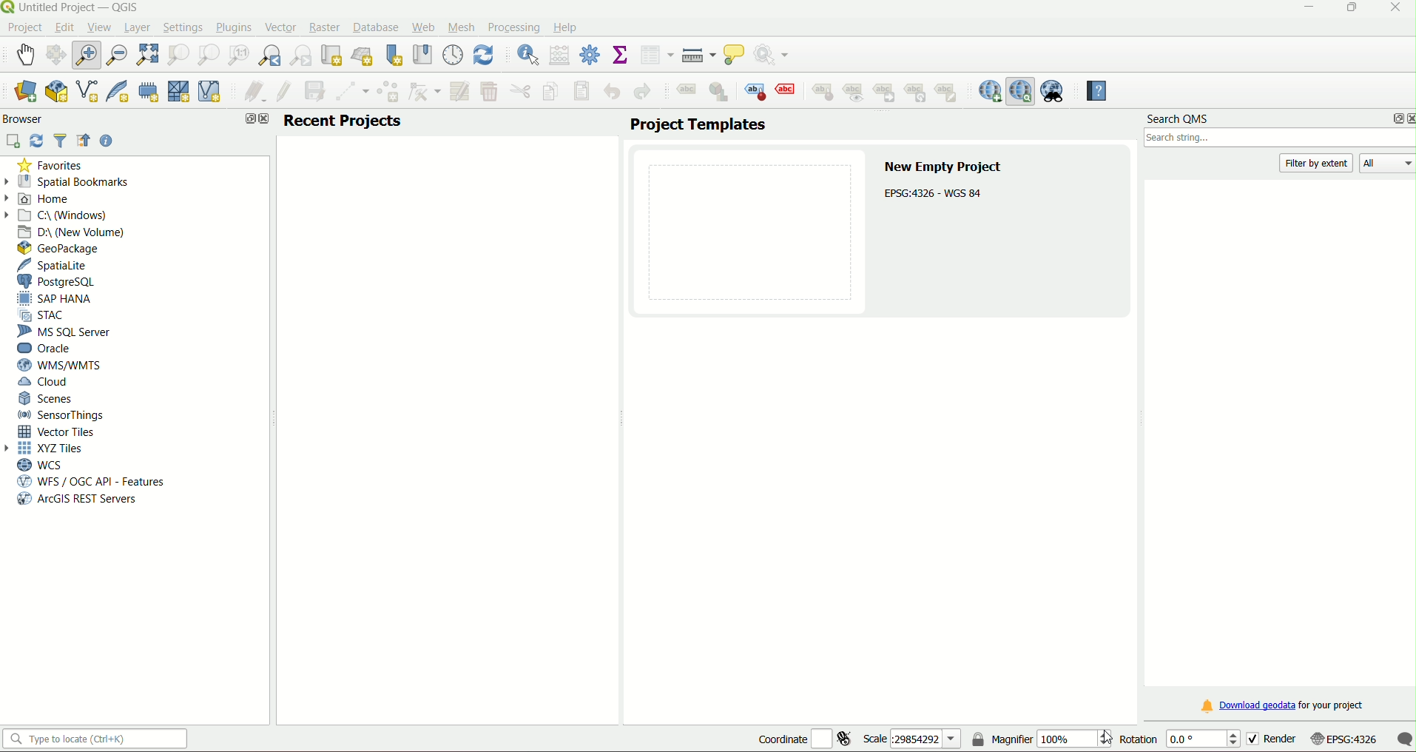 The image size is (1416, 752). Describe the element at coordinates (364, 55) in the screenshot. I see `new 3D map view` at that location.